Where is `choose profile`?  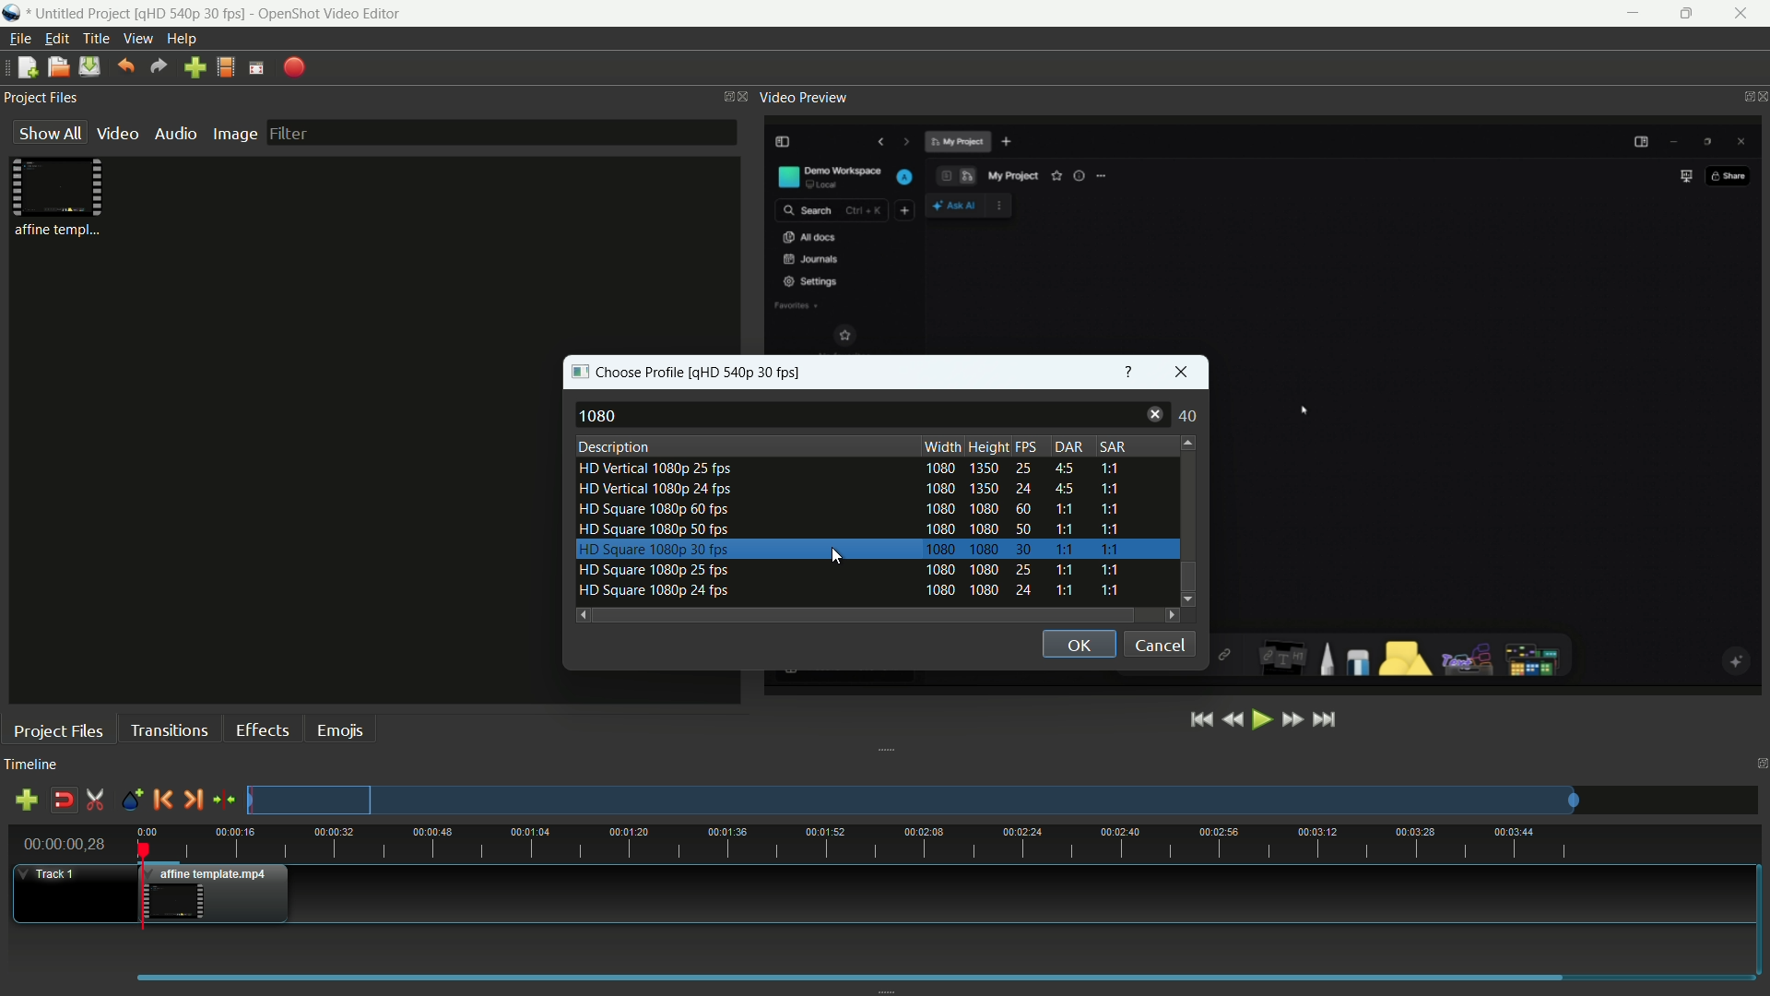 choose profile is located at coordinates (629, 373).